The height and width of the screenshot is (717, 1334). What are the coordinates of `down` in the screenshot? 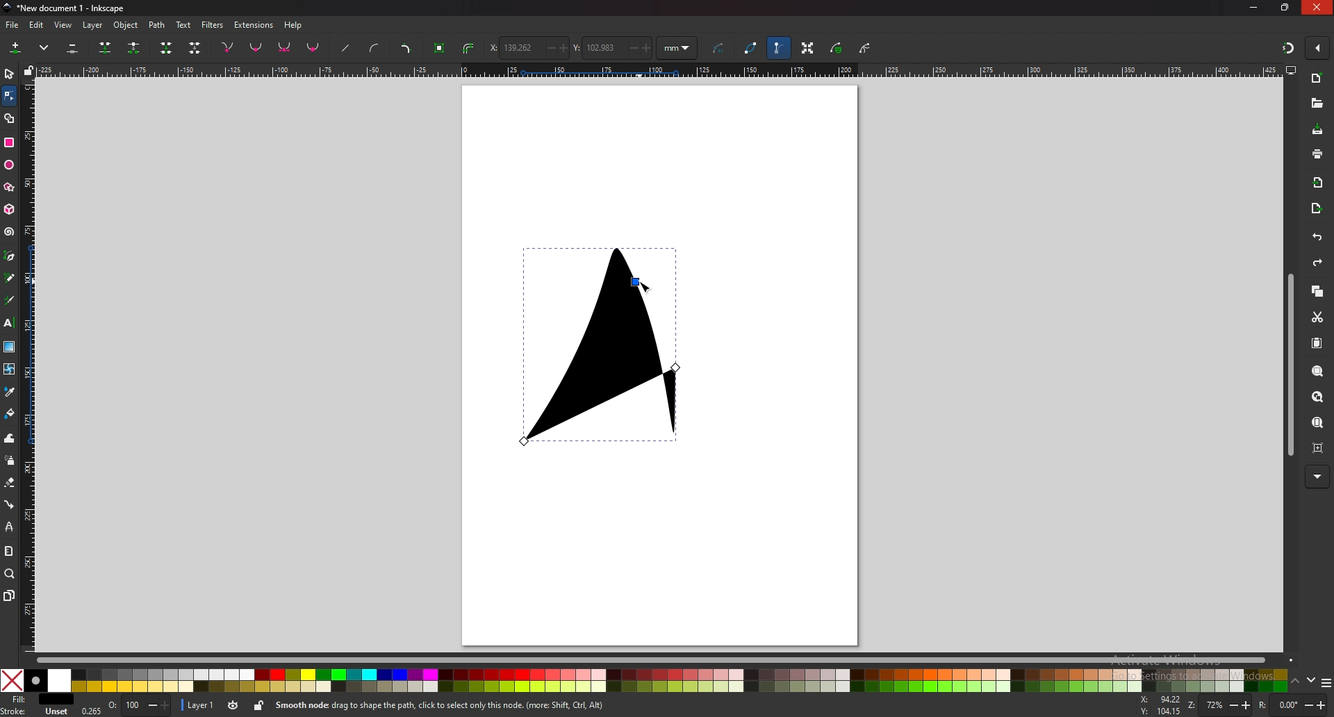 It's located at (1312, 681).